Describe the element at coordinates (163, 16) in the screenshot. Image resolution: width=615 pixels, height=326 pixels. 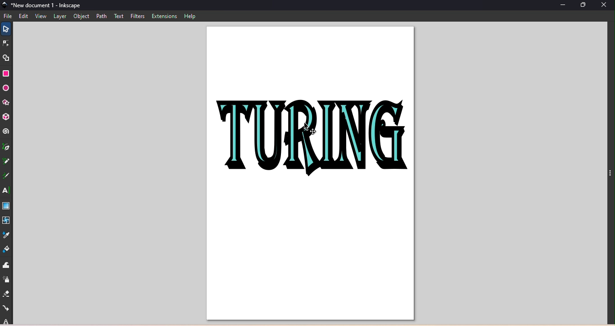
I see `Extensions` at that location.